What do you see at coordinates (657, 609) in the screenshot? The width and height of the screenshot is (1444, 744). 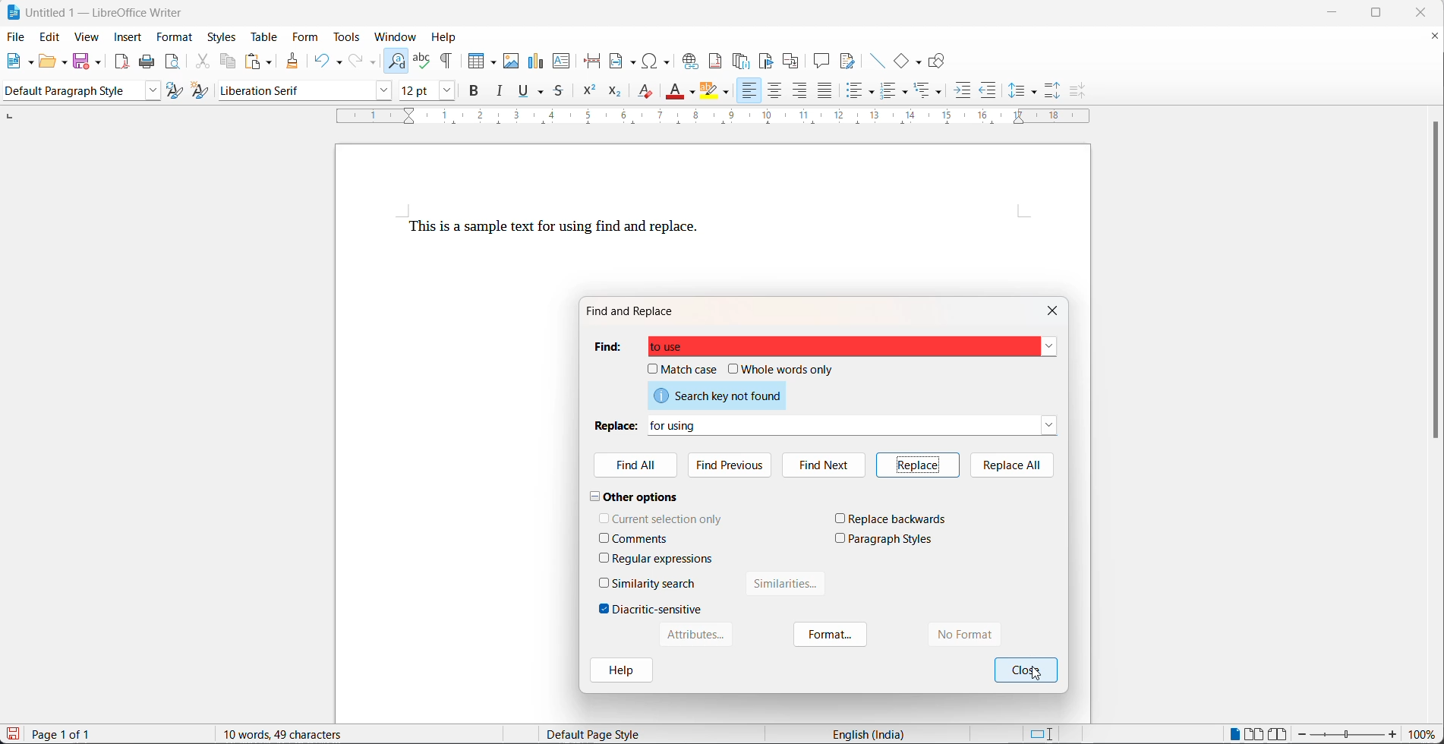 I see `diacritic-sensitive` at bounding box center [657, 609].